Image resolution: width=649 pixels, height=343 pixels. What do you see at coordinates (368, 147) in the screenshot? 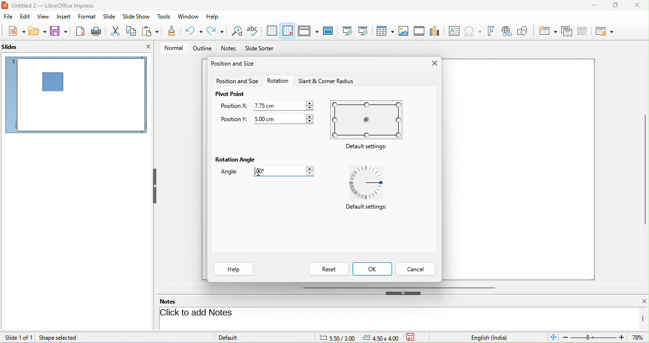
I see `default settings` at bounding box center [368, 147].